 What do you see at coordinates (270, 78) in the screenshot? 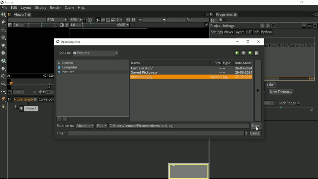
I see `Horizontal scrollbar` at bounding box center [270, 78].